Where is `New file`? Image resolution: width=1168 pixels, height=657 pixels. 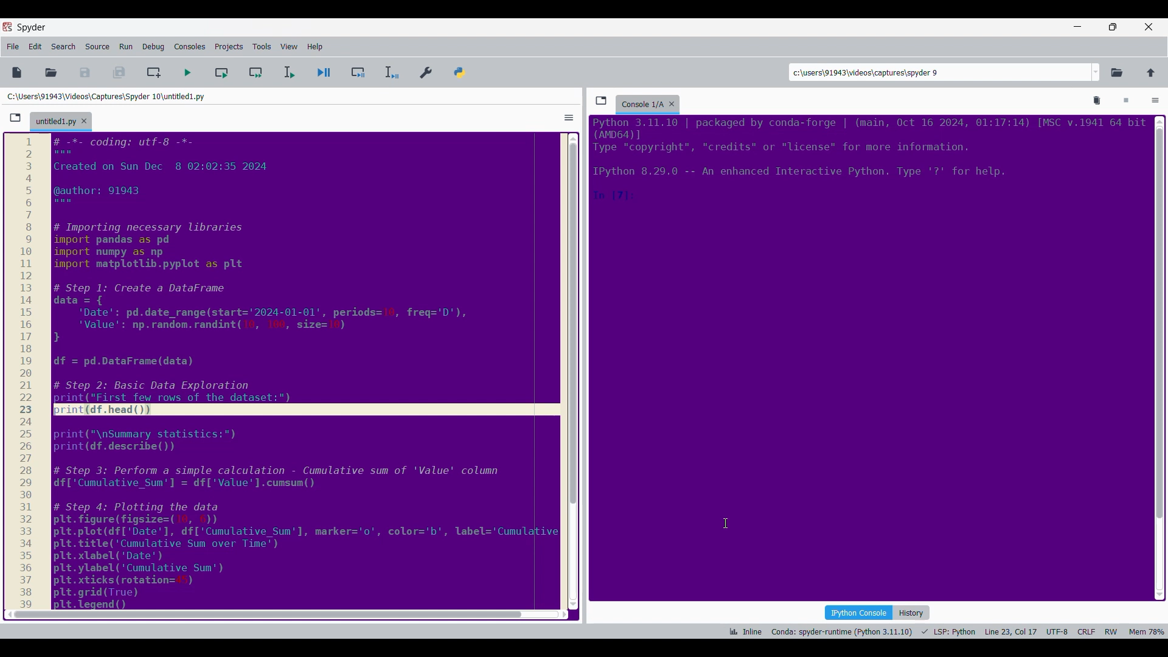 New file is located at coordinates (16, 72).